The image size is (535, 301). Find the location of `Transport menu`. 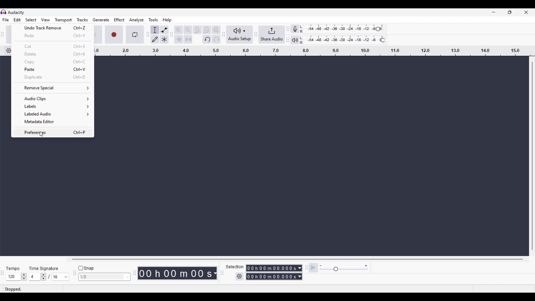

Transport menu is located at coordinates (64, 20).